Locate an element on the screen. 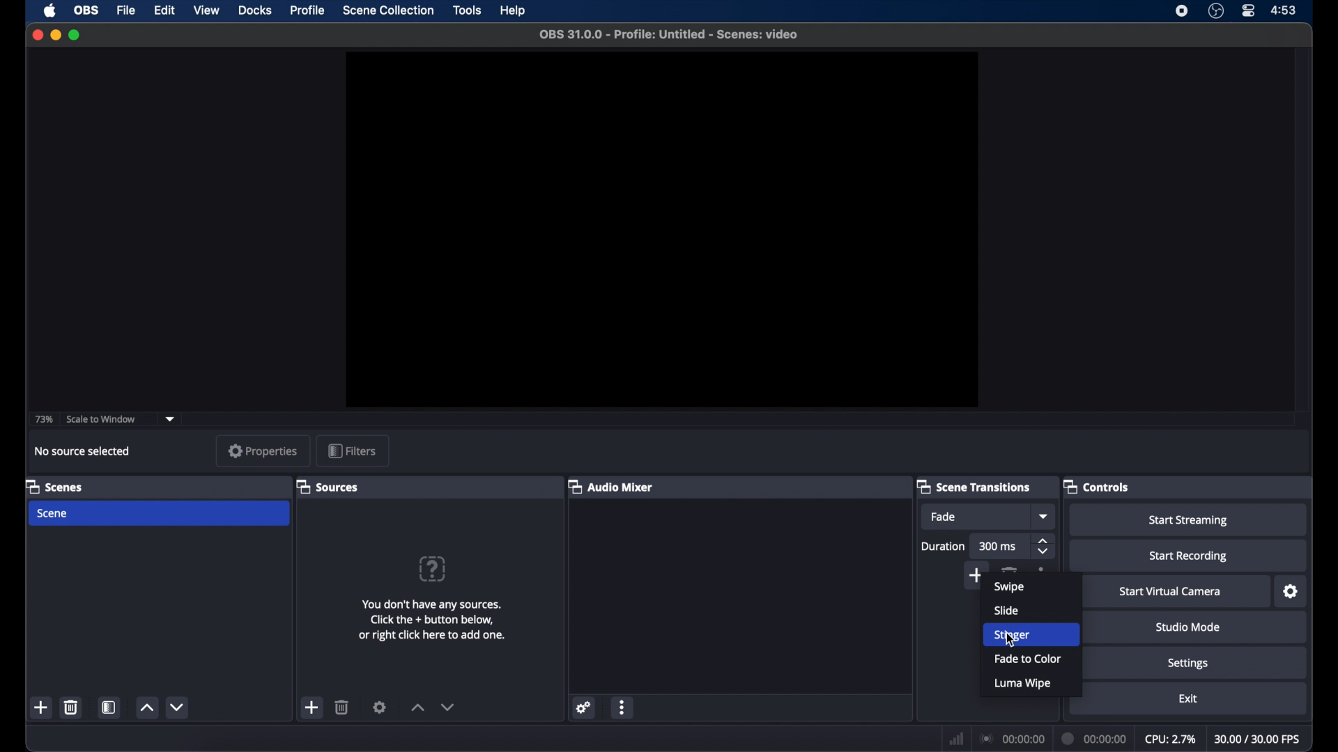 The width and height of the screenshot is (1338, 752). preview is located at coordinates (663, 230).